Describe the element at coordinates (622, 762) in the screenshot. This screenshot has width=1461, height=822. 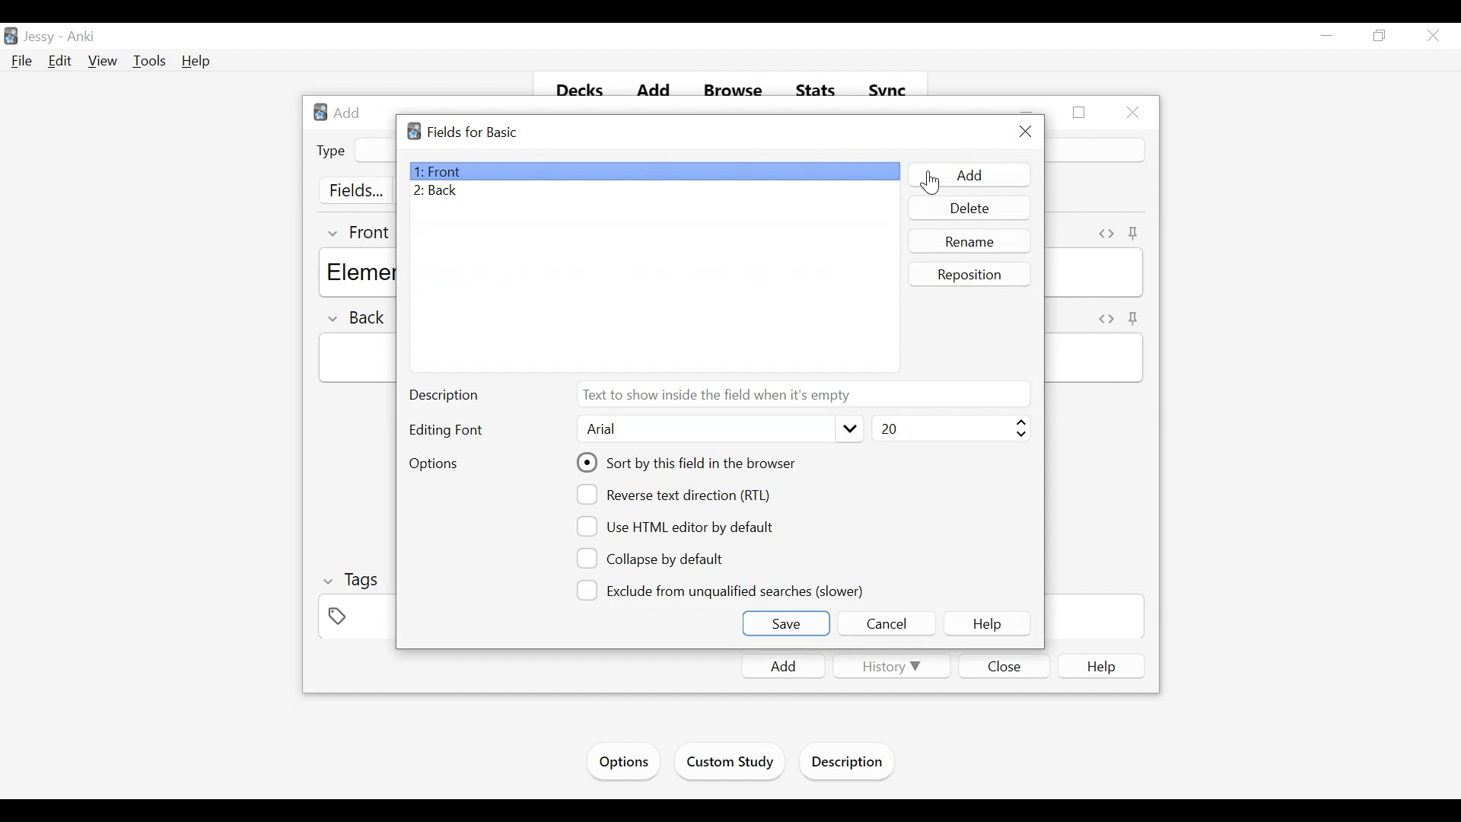
I see `Options` at that location.